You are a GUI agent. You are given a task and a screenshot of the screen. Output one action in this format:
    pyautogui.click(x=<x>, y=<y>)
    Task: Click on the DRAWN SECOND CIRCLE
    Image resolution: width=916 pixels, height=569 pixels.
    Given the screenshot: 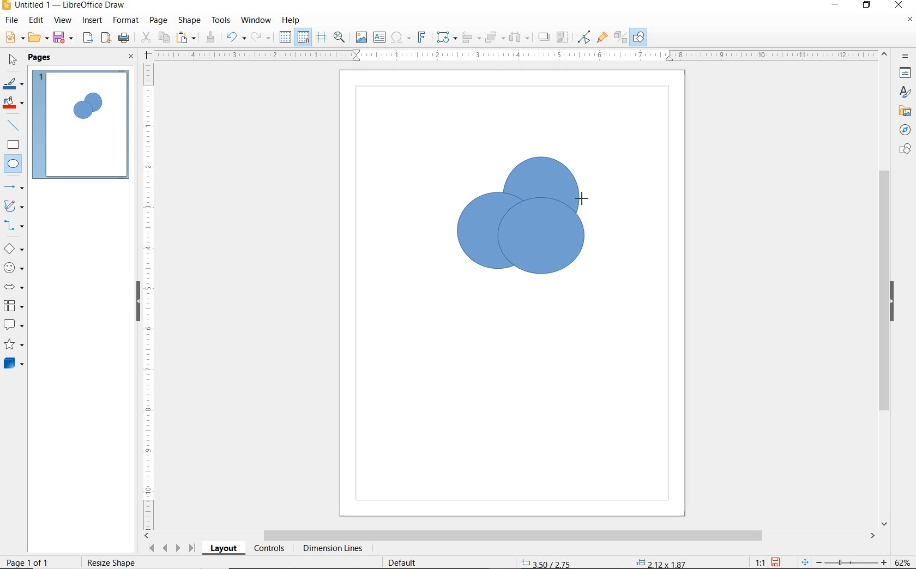 What is the action you would take?
    pyautogui.click(x=498, y=234)
    